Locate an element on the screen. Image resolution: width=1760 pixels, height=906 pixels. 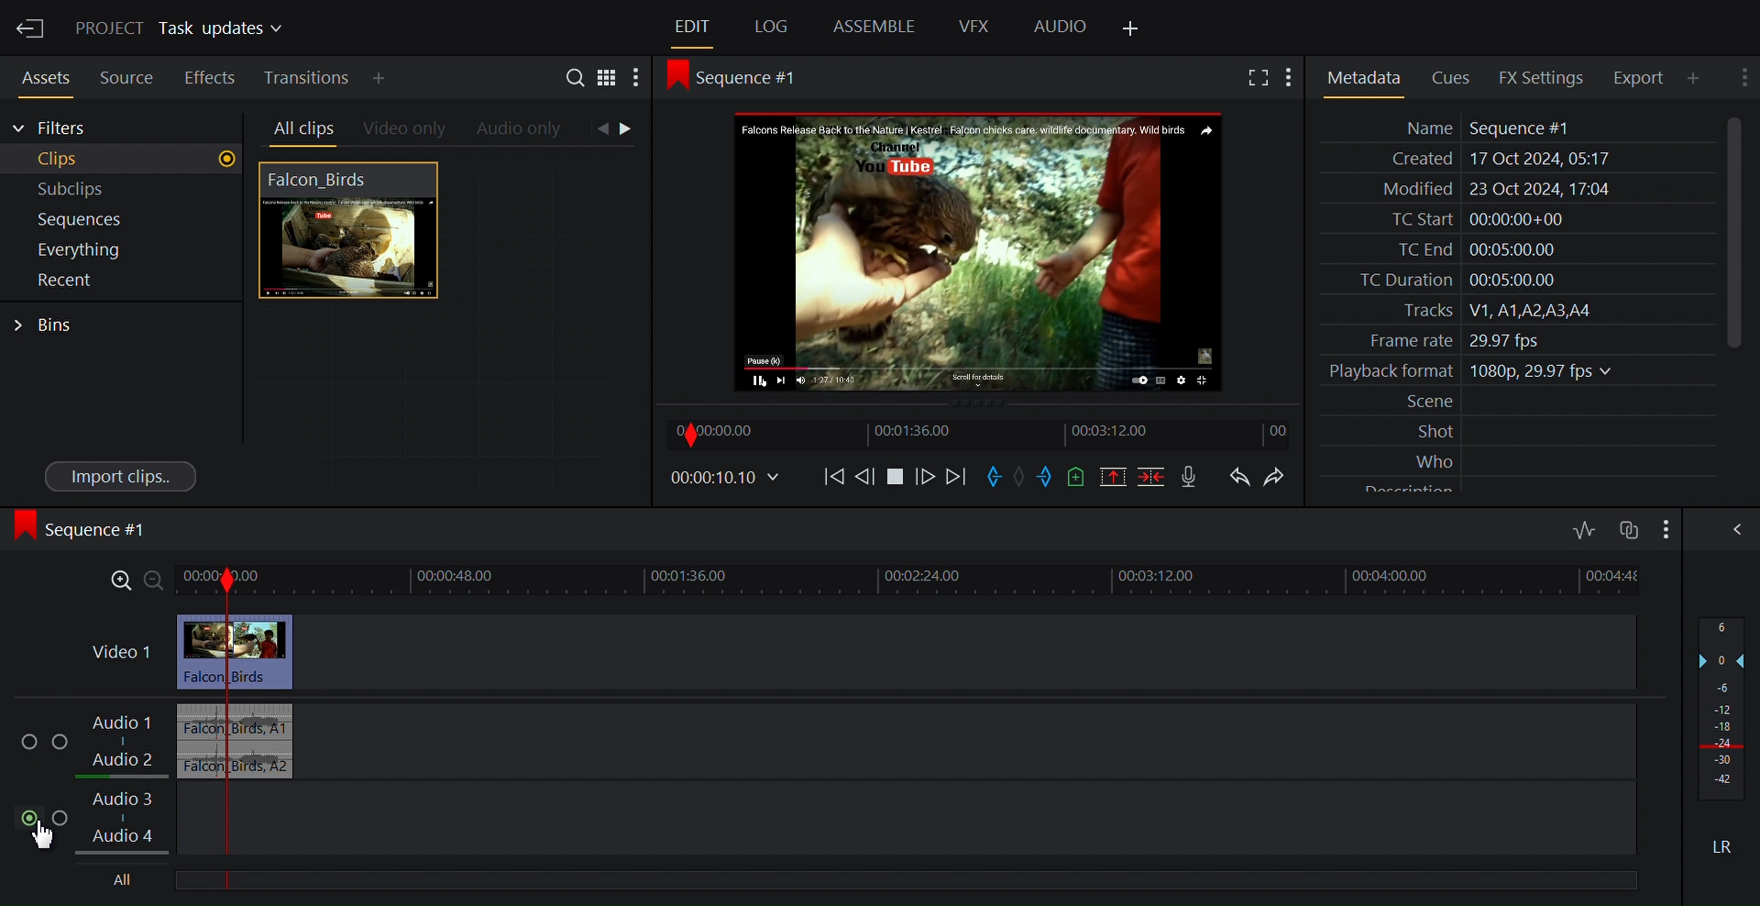
audio 1 is located at coordinates (269, 722).